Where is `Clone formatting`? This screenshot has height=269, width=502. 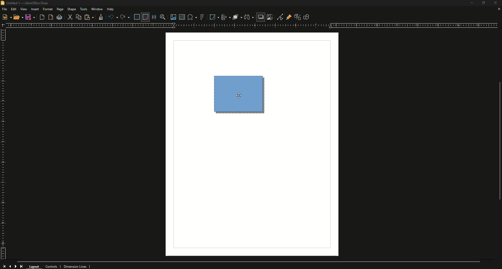 Clone formatting is located at coordinates (100, 17).